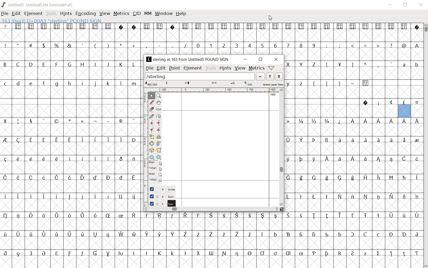 The image size is (428, 268). I want to click on Symbol, so click(314, 140).